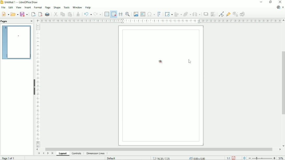 This screenshot has width=285, height=160. I want to click on Shape, so click(57, 7).